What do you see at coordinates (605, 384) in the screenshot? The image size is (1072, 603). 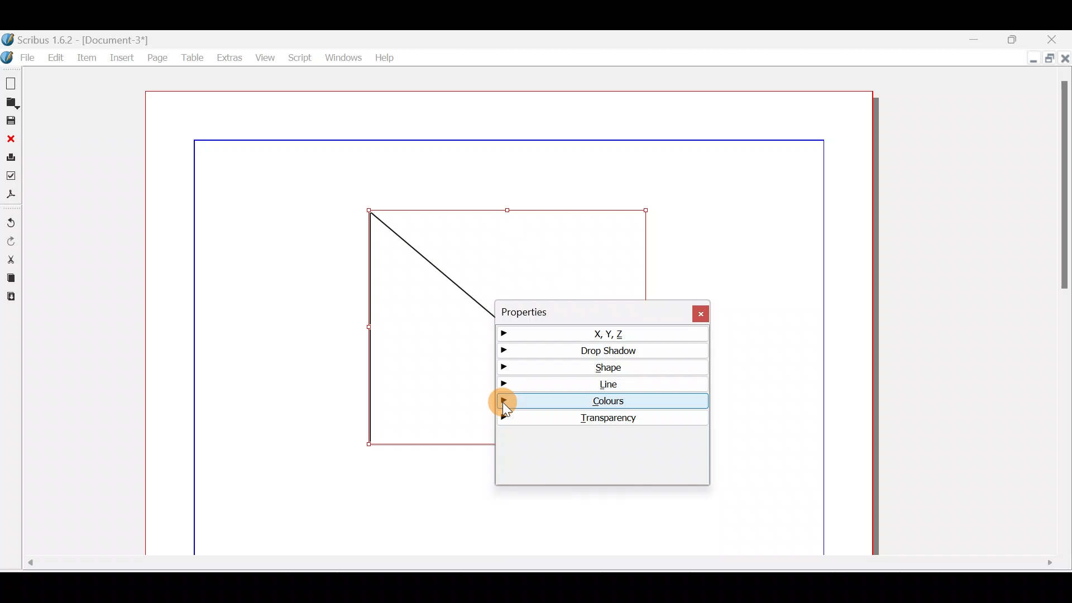 I see `Line` at bounding box center [605, 384].